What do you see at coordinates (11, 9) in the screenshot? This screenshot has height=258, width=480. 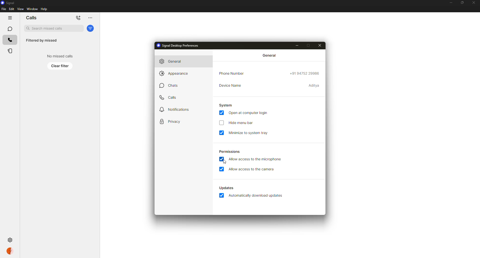 I see `edit` at bounding box center [11, 9].